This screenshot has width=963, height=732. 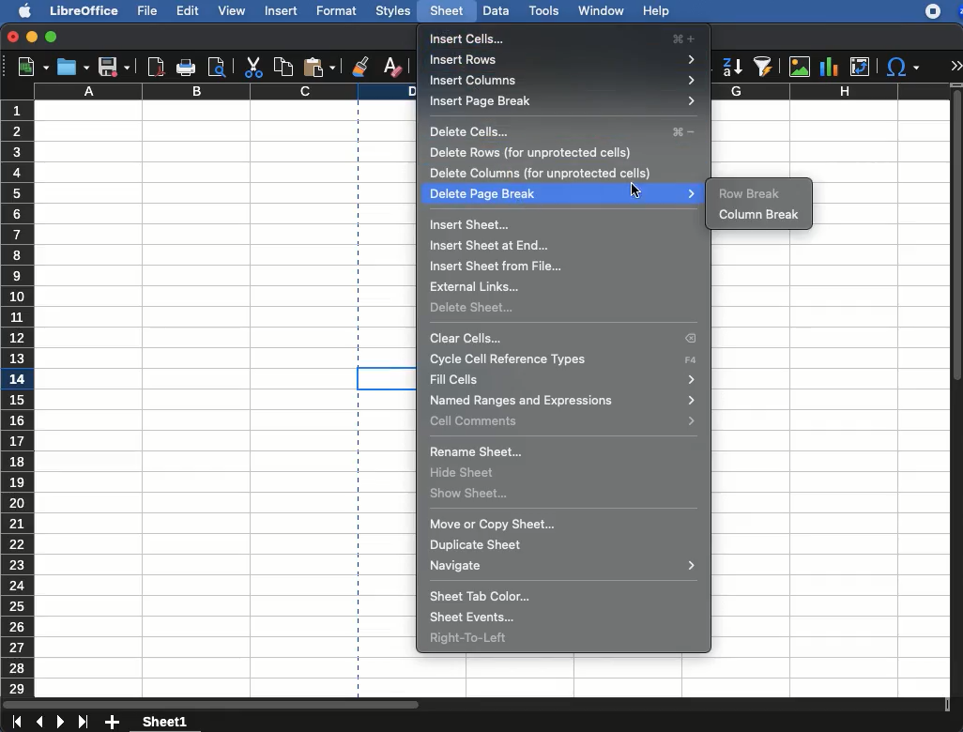 I want to click on right to left, so click(x=470, y=639).